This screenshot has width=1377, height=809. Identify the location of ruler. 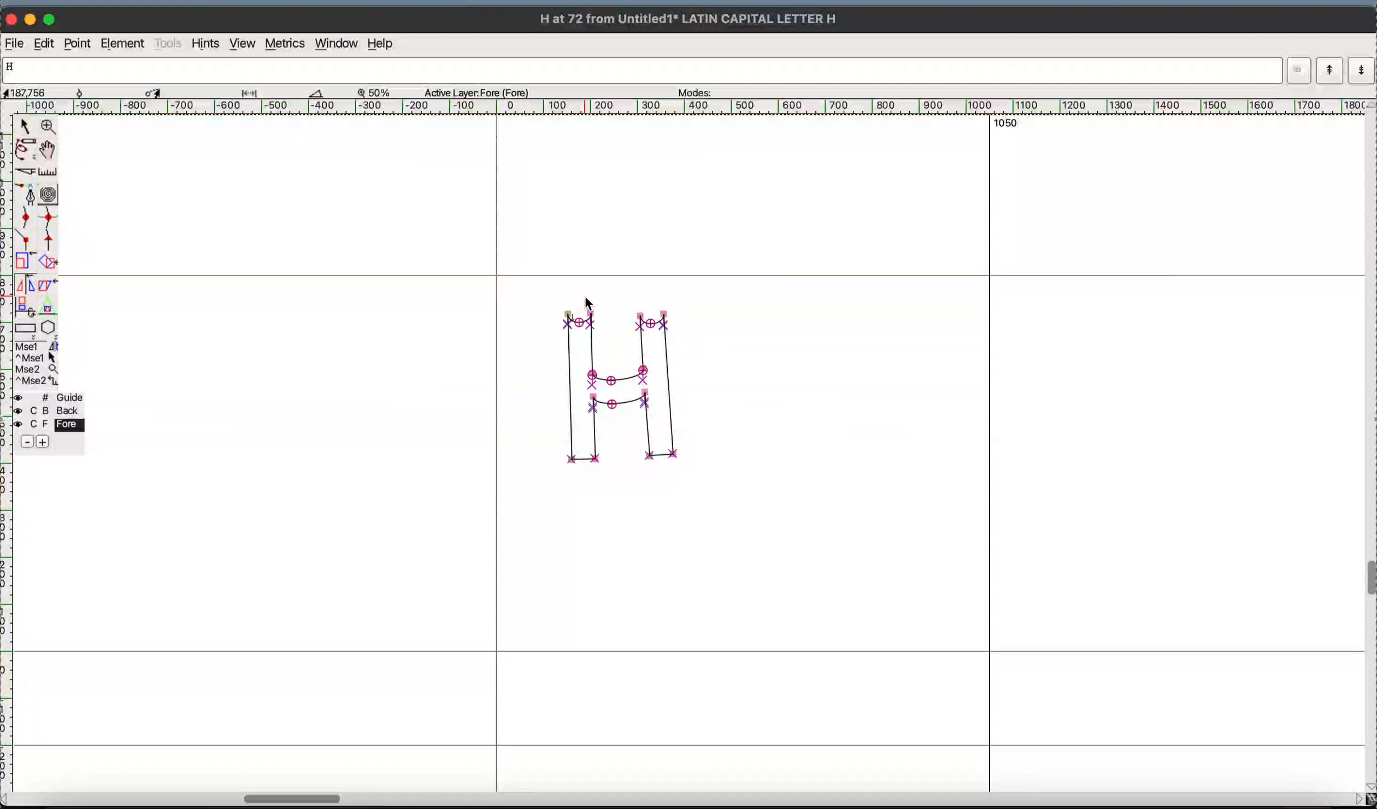
(47, 171).